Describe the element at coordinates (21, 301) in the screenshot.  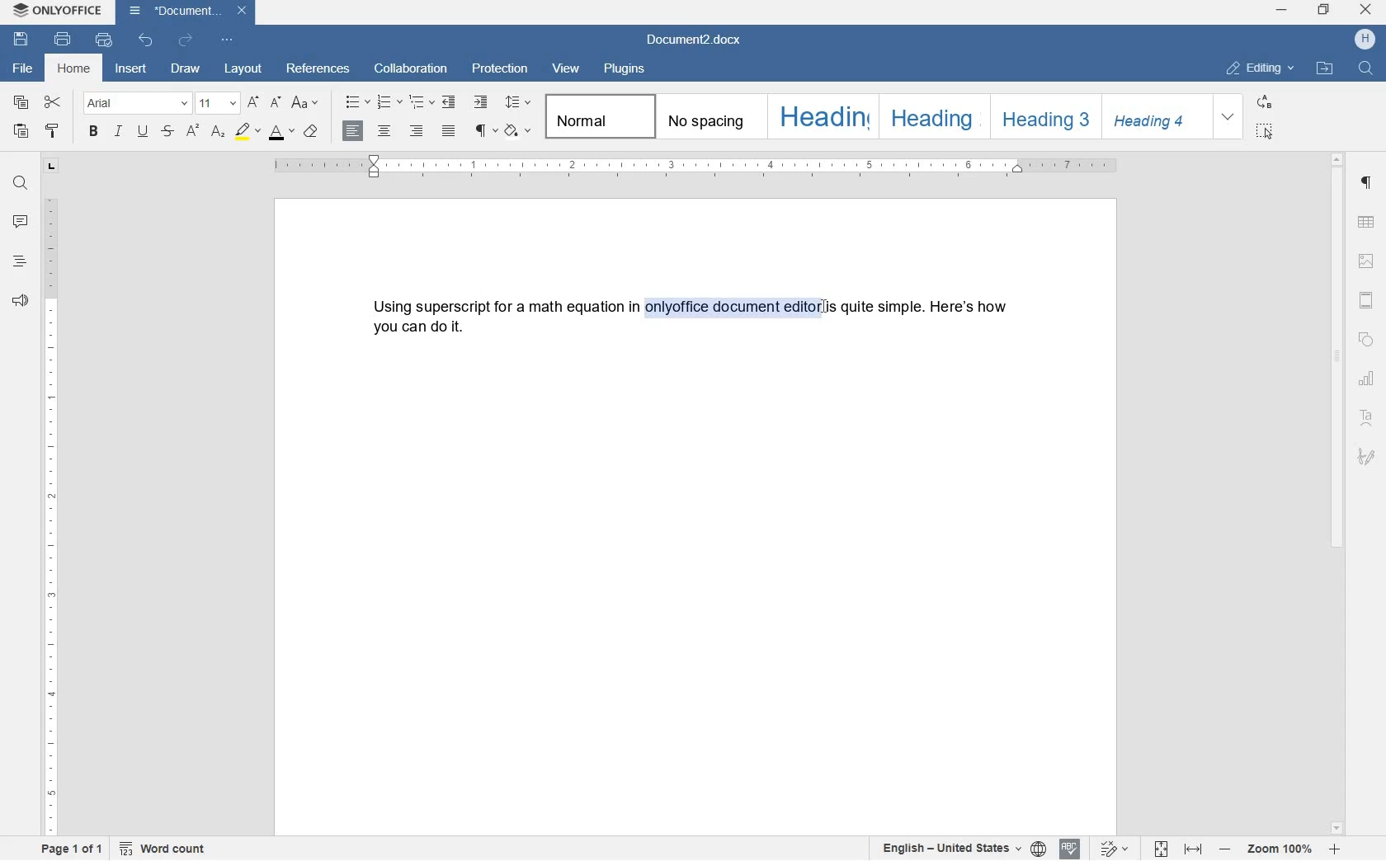
I see `feedback & support` at that location.